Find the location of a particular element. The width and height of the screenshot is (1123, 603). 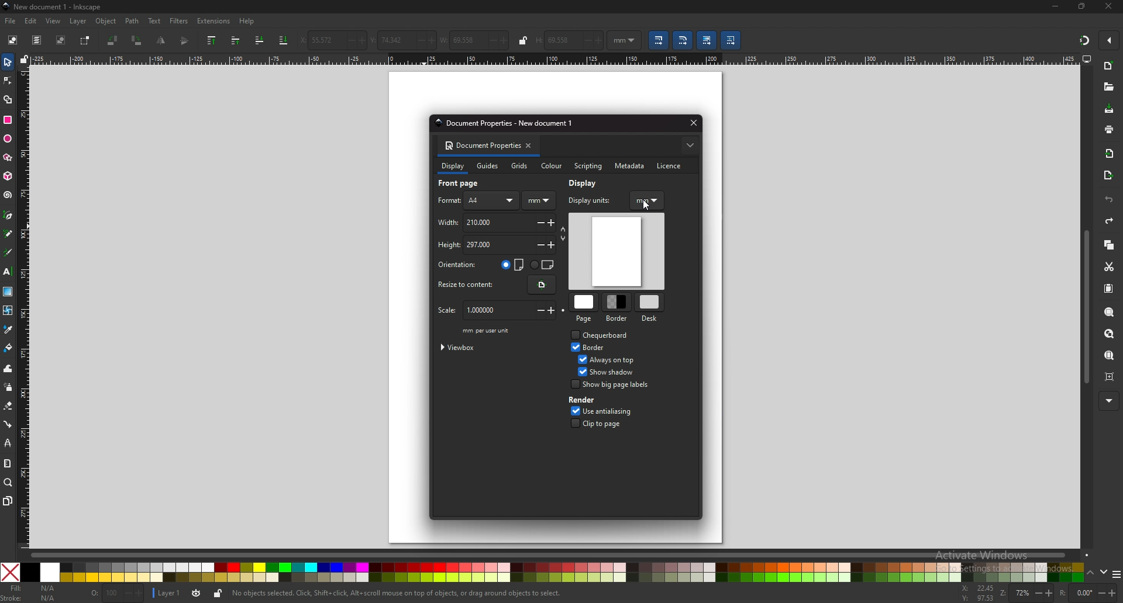

width is located at coordinates (459, 41).